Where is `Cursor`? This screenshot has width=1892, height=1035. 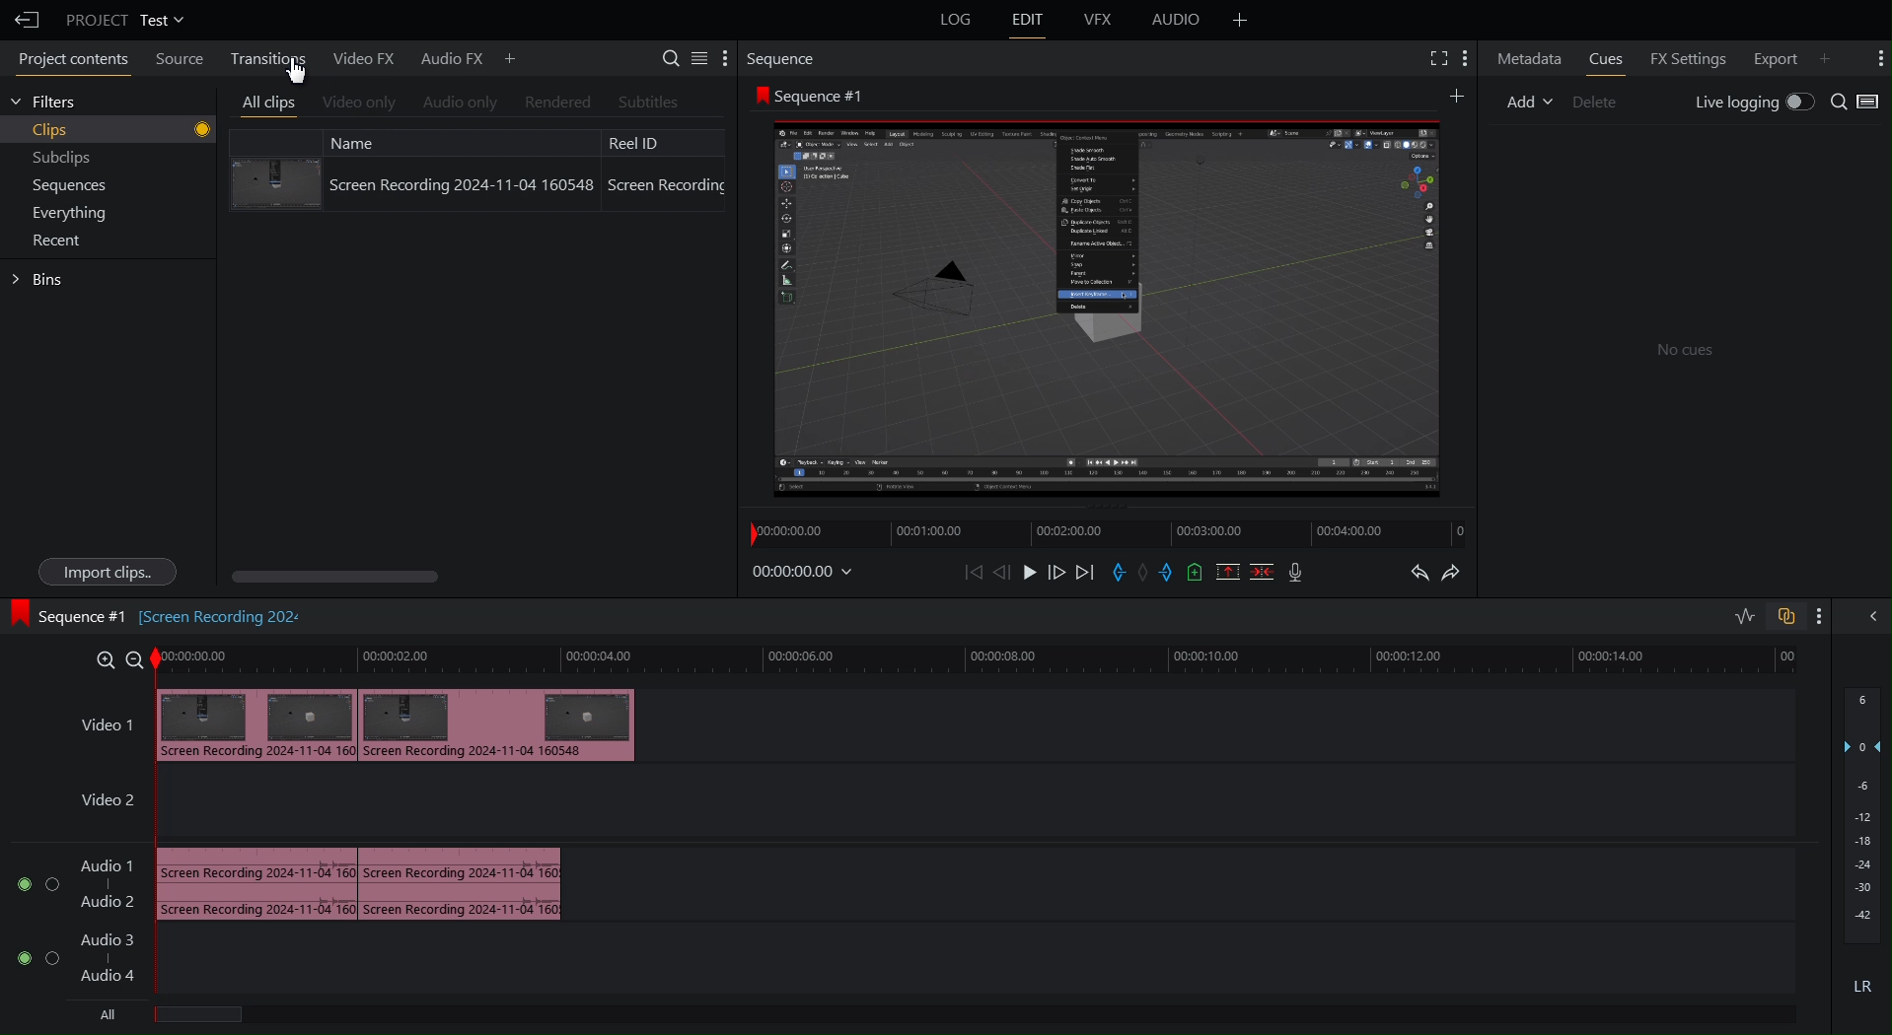
Cursor is located at coordinates (299, 74).